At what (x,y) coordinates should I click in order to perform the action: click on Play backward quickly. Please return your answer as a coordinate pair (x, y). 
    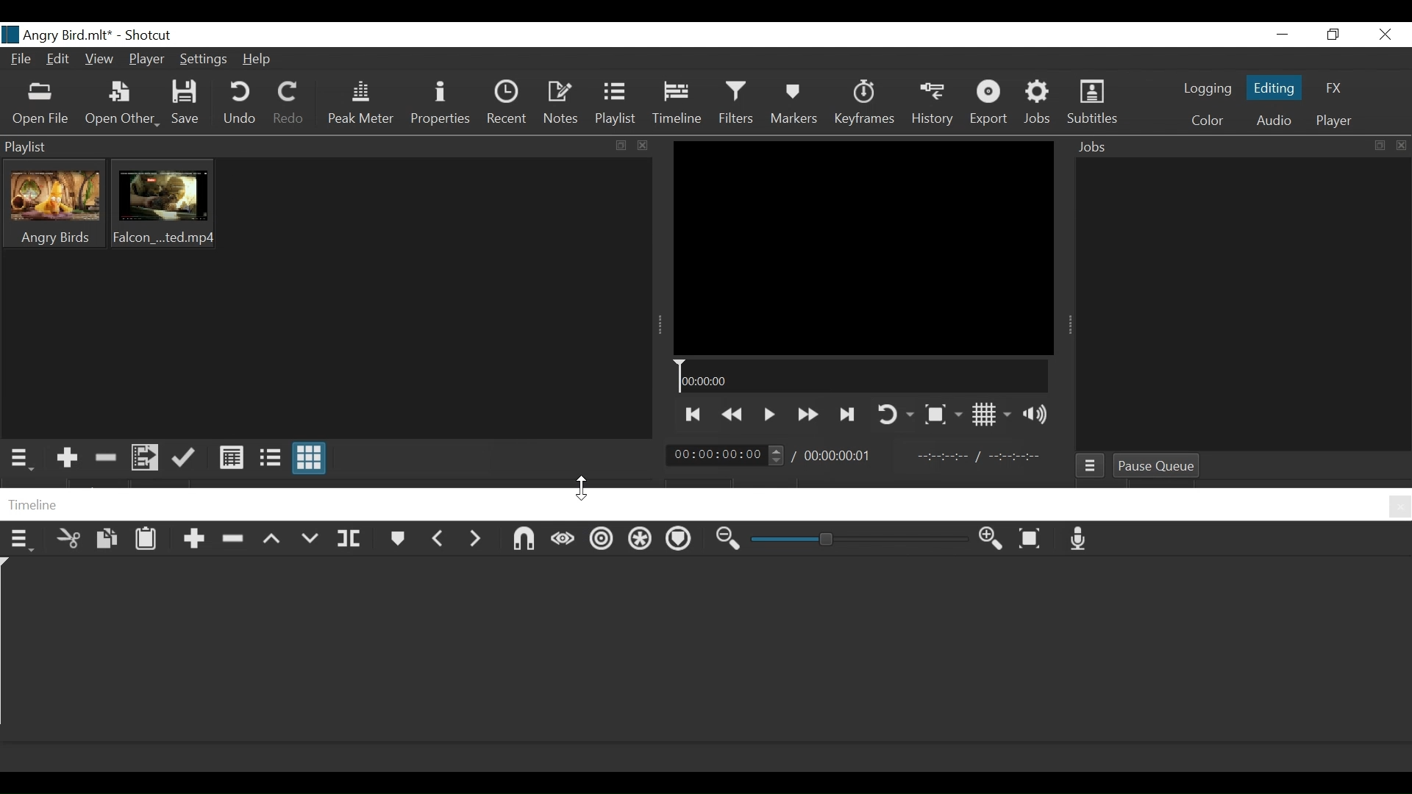
    Looking at the image, I should click on (731, 413).